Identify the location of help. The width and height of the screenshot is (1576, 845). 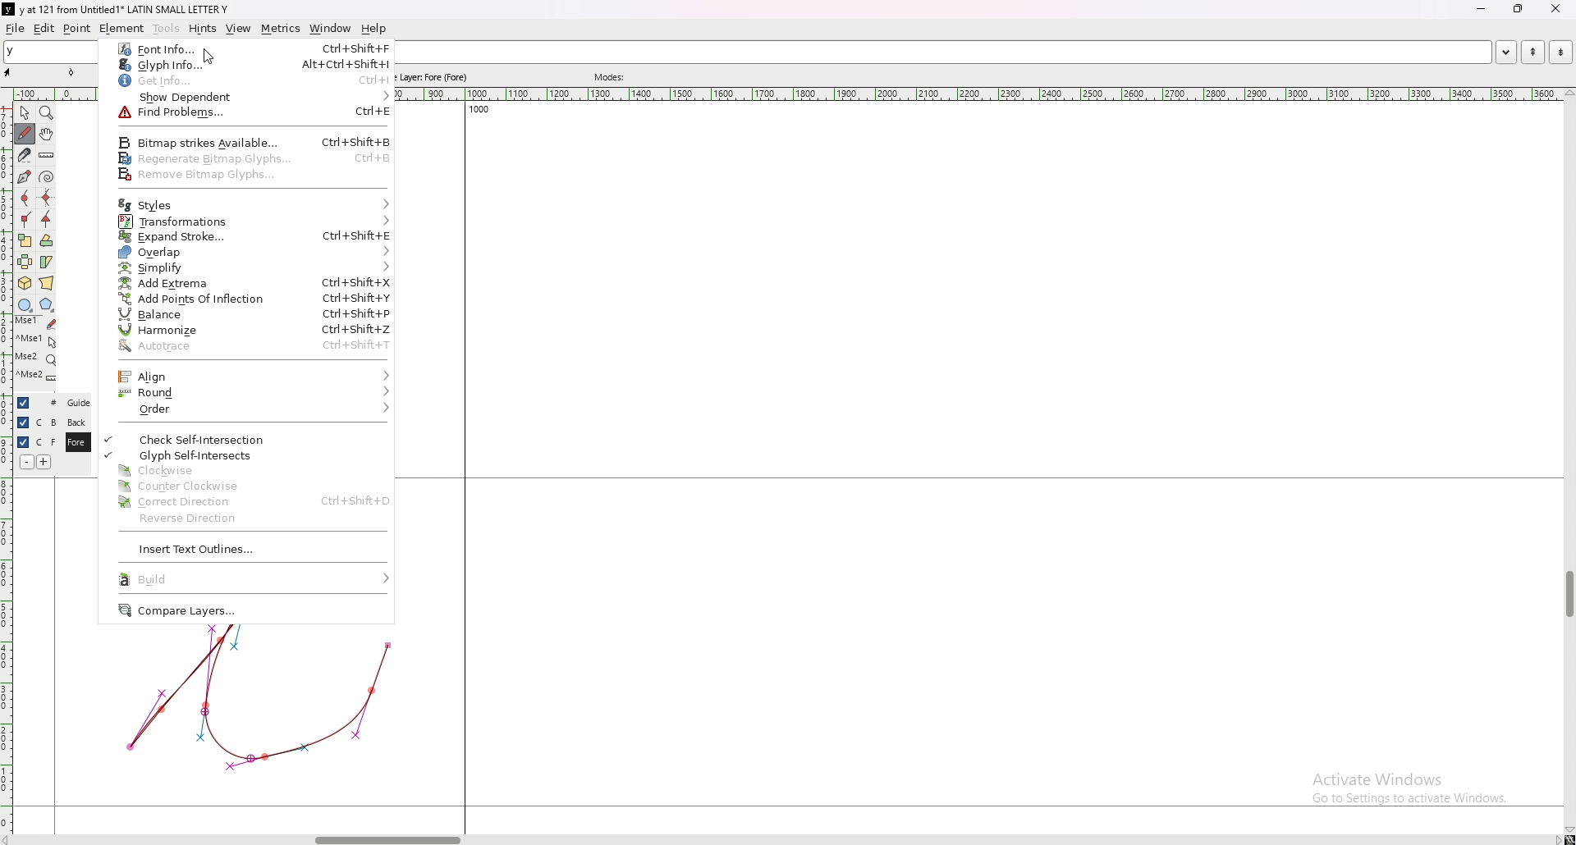
(373, 29).